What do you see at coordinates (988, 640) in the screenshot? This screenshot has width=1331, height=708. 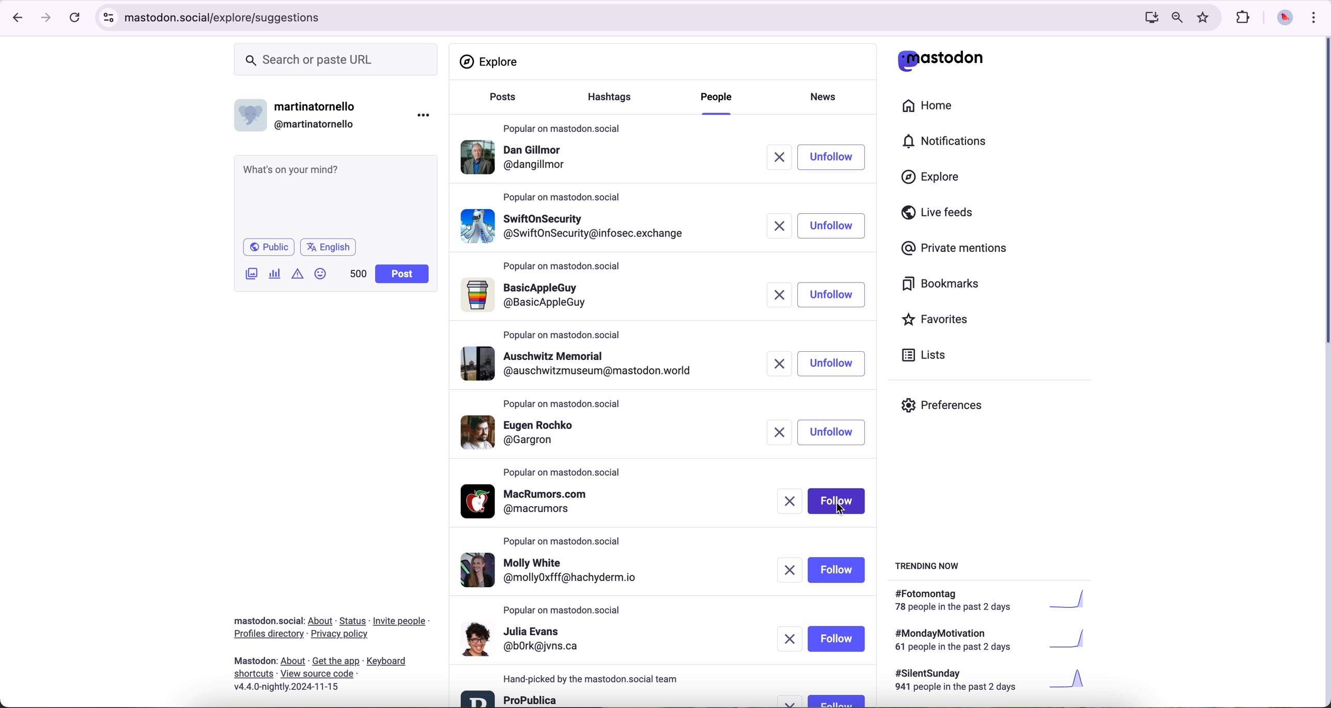 I see `#mondaymotivation` at bounding box center [988, 640].